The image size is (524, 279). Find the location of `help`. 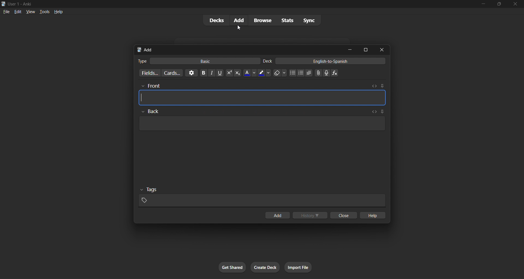

help is located at coordinates (57, 11).